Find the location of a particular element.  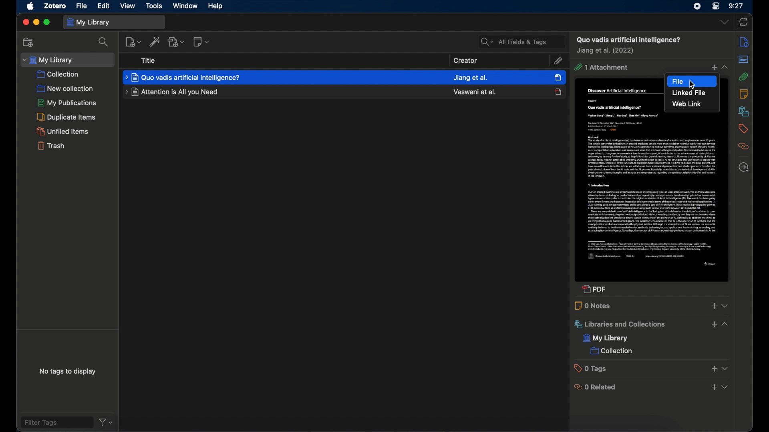

view is located at coordinates (128, 6).